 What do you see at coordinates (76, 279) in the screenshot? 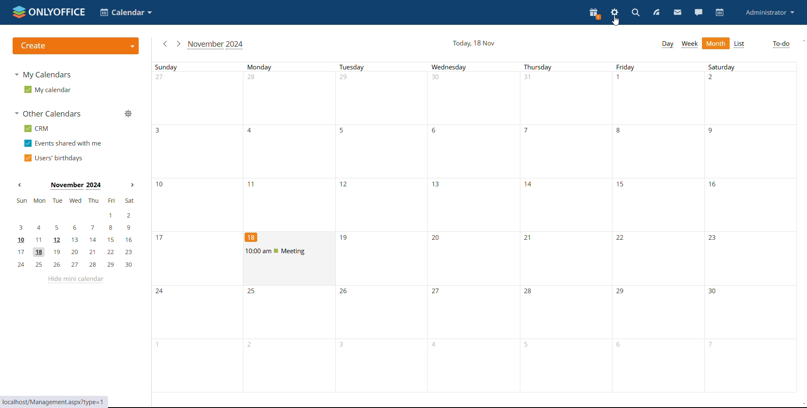
I see `hide mini calendar` at bounding box center [76, 279].